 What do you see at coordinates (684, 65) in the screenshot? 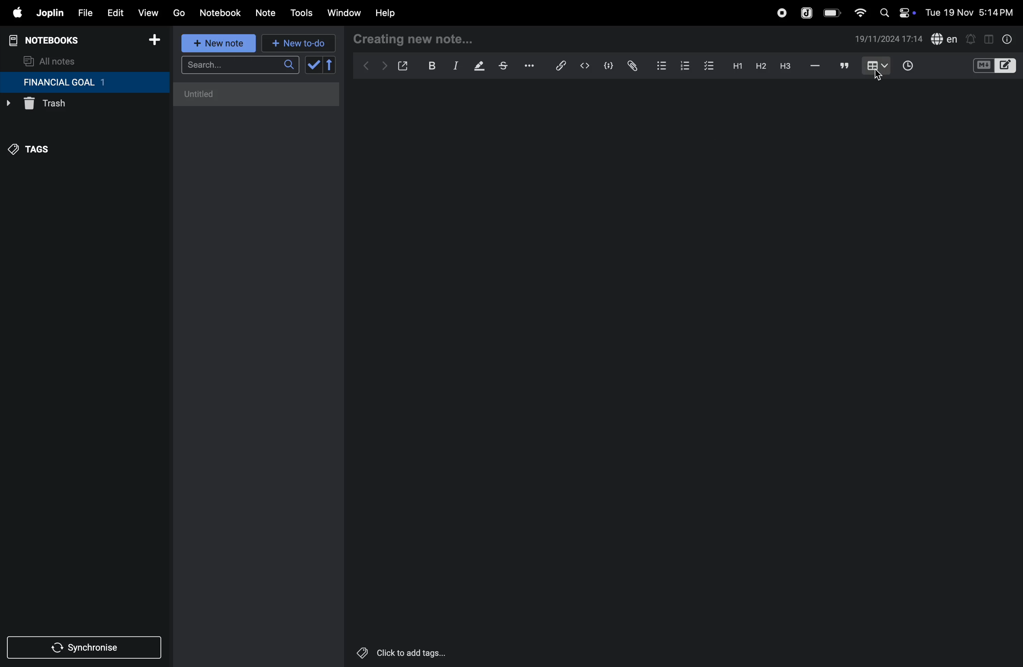
I see `numbered list` at bounding box center [684, 65].